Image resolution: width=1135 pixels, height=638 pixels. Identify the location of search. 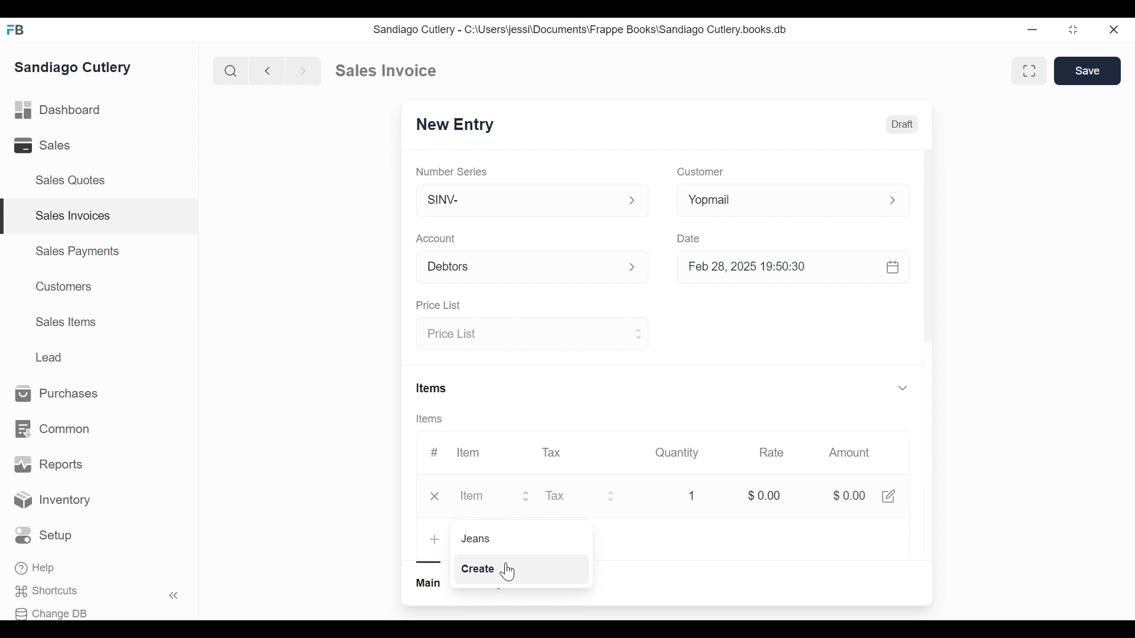
(231, 71).